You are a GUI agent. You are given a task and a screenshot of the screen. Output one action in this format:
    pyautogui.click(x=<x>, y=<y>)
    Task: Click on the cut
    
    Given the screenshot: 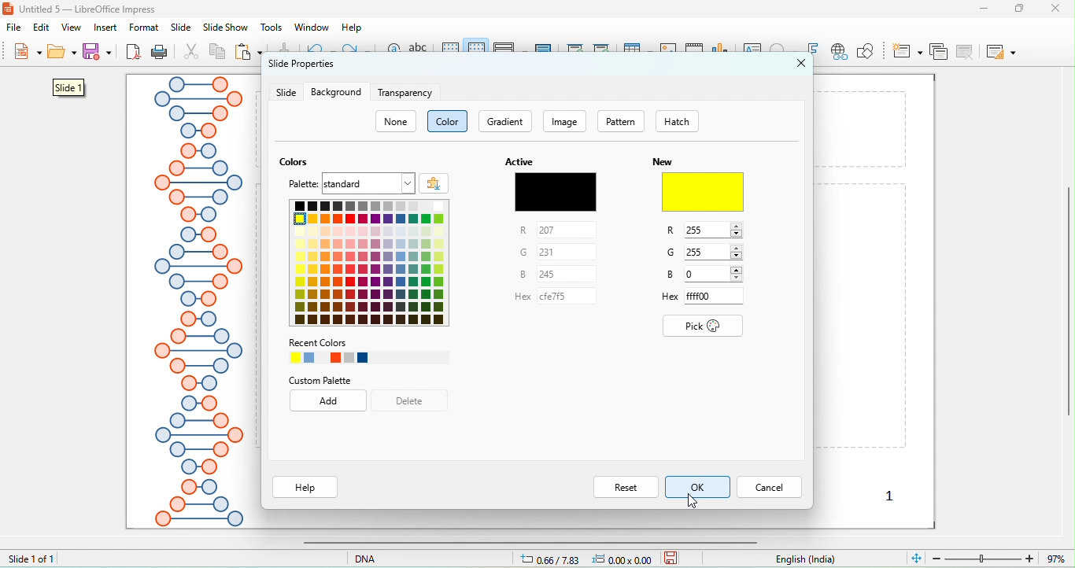 What is the action you would take?
    pyautogui.click(x=192, y=53)
    